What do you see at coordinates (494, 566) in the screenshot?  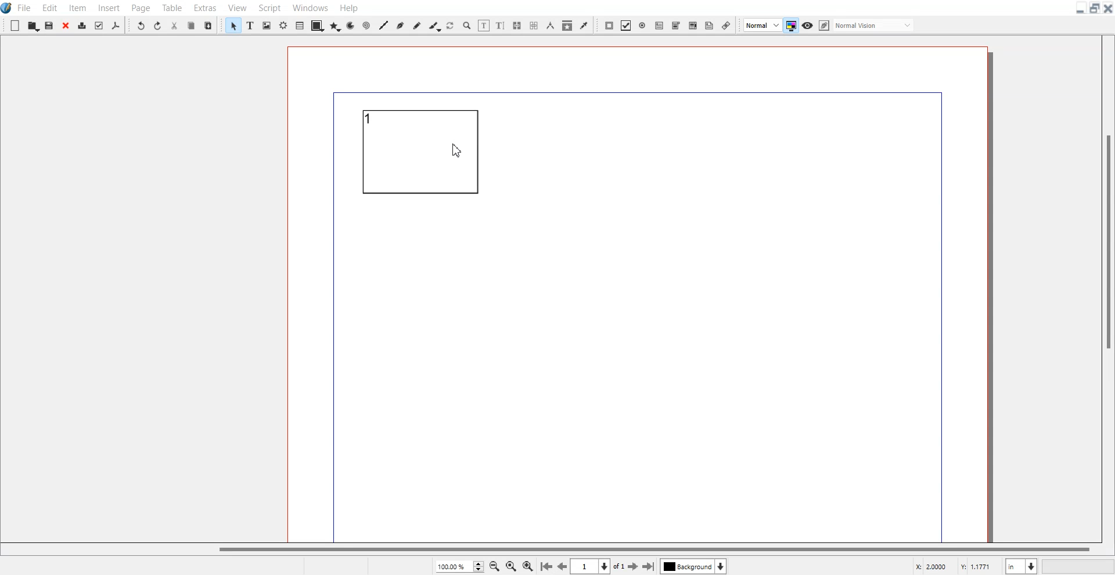 I see `Zoom Out` at bounding box center [494, 566].